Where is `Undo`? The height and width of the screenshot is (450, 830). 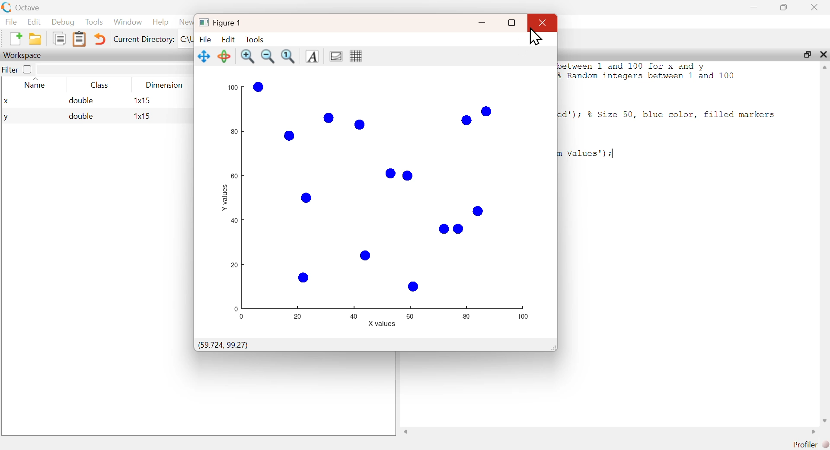
Undo is located at coordinates (99, 39).